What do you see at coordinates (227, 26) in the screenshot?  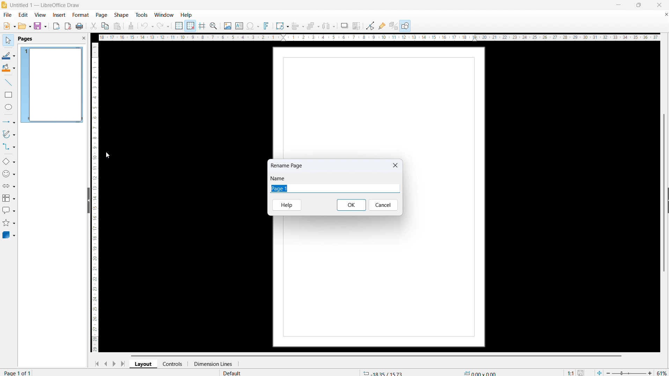 I see `Insert image` at bounding box center [227, 26].